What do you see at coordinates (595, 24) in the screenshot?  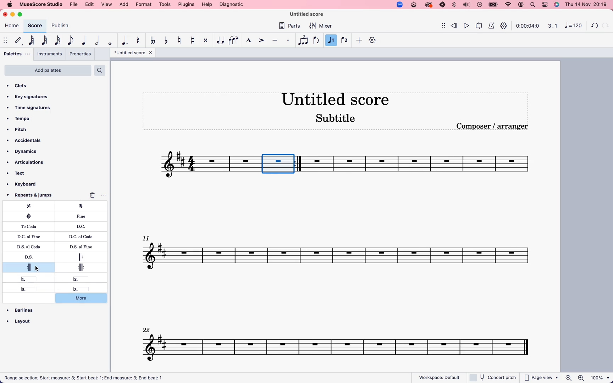 I see `back` at bounding box center [595, 24].